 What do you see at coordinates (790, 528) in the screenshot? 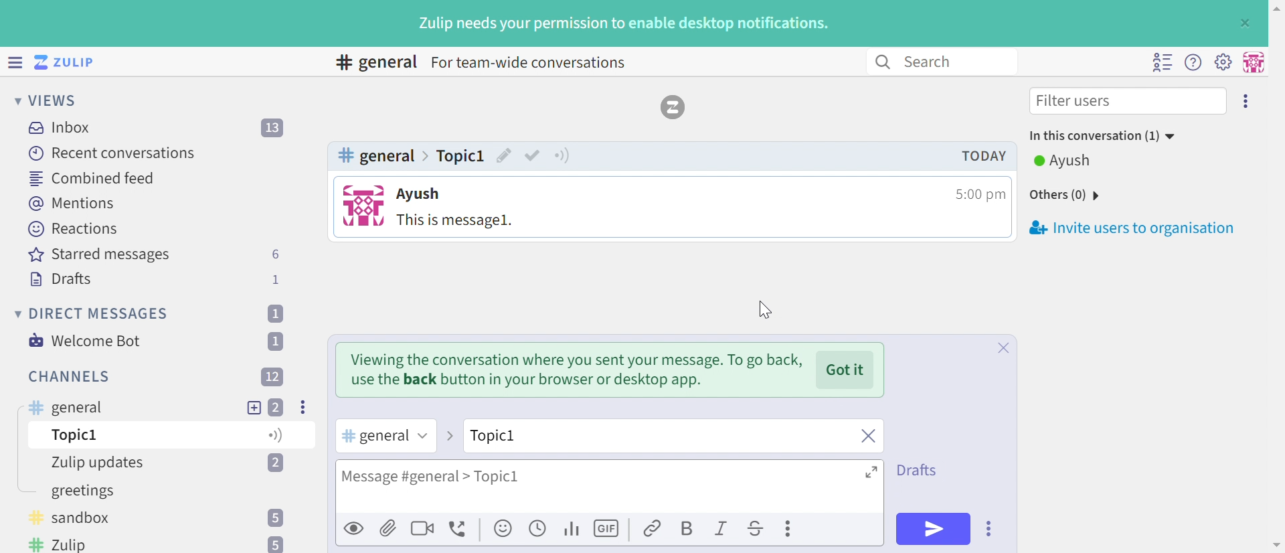
I see `More` at bounding box center [790, 528].